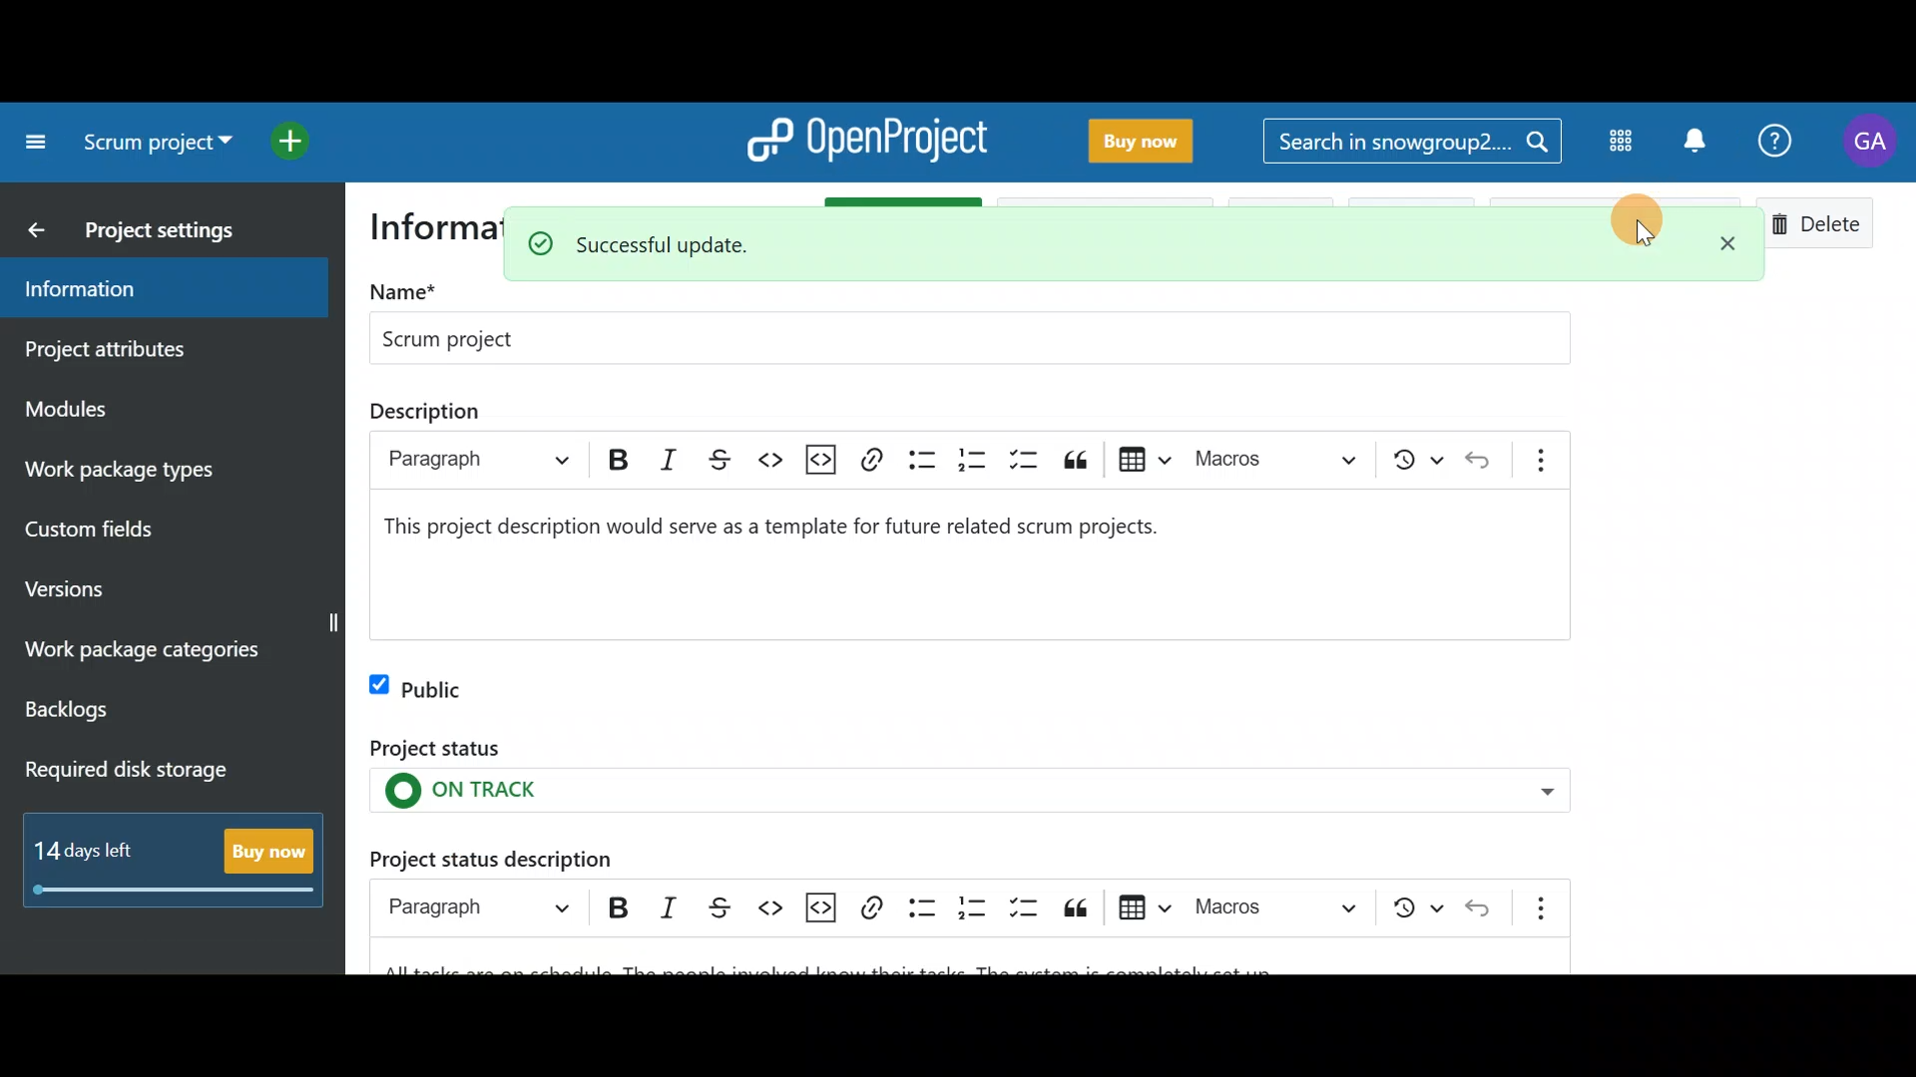  I want to click on Required disk storage, so click(167, 772).